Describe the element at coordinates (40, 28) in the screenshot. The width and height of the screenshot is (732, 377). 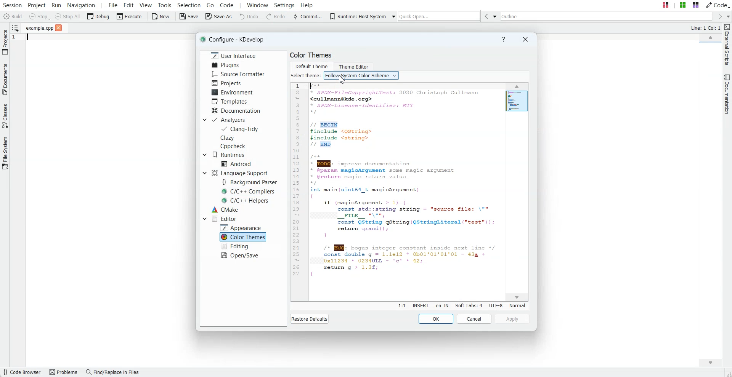
I see `File` at that location.